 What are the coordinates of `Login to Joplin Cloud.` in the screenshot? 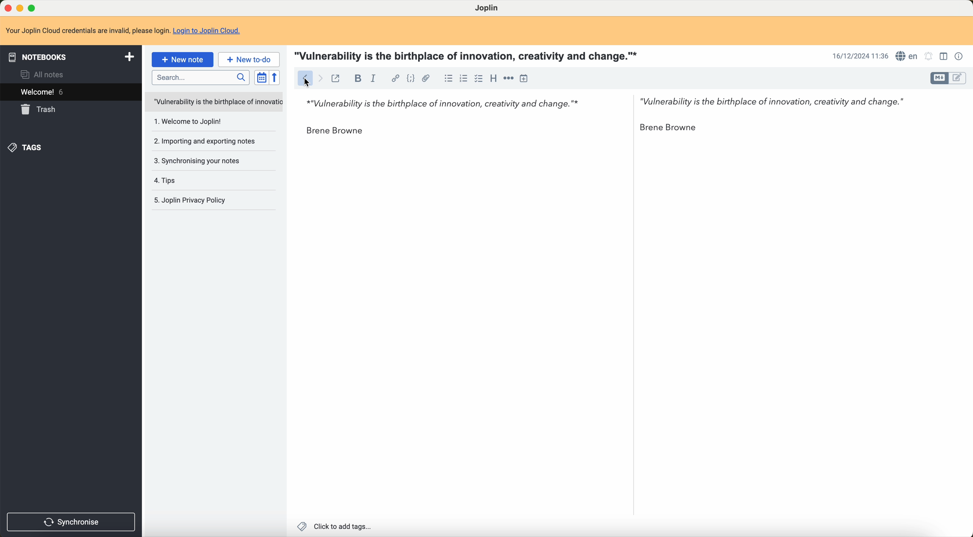 It's located at (211, 29).